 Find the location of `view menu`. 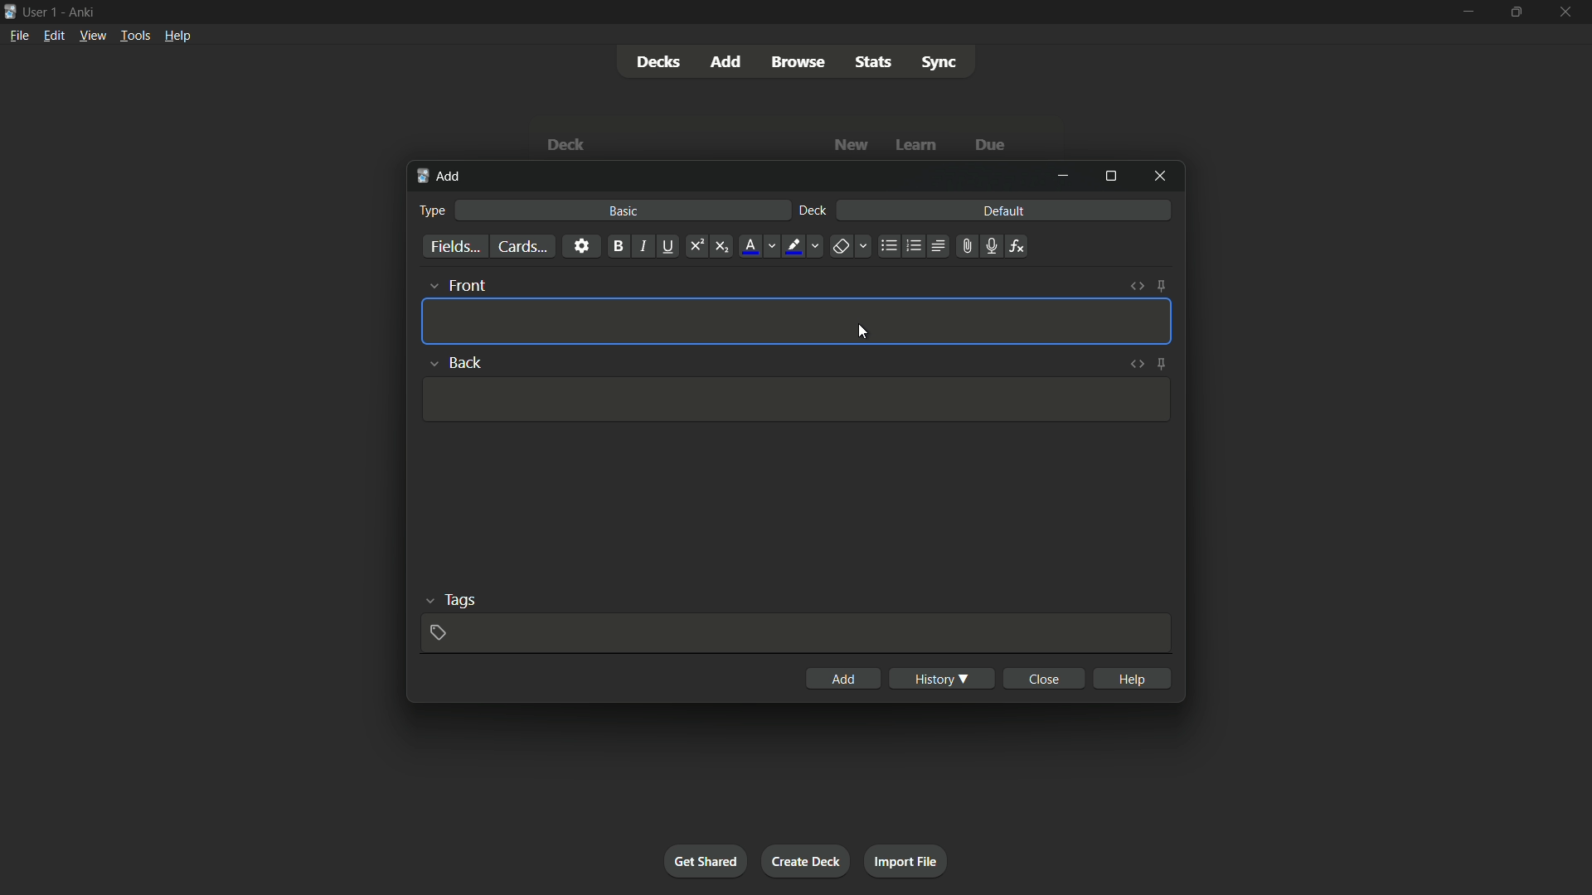

view menu is located at coordinates (91, 34).